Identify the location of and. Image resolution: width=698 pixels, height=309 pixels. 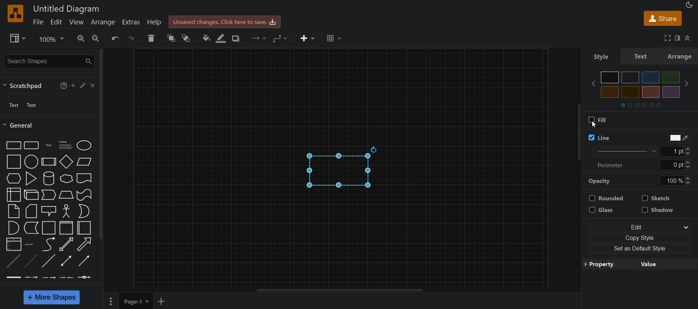
(13, 228).